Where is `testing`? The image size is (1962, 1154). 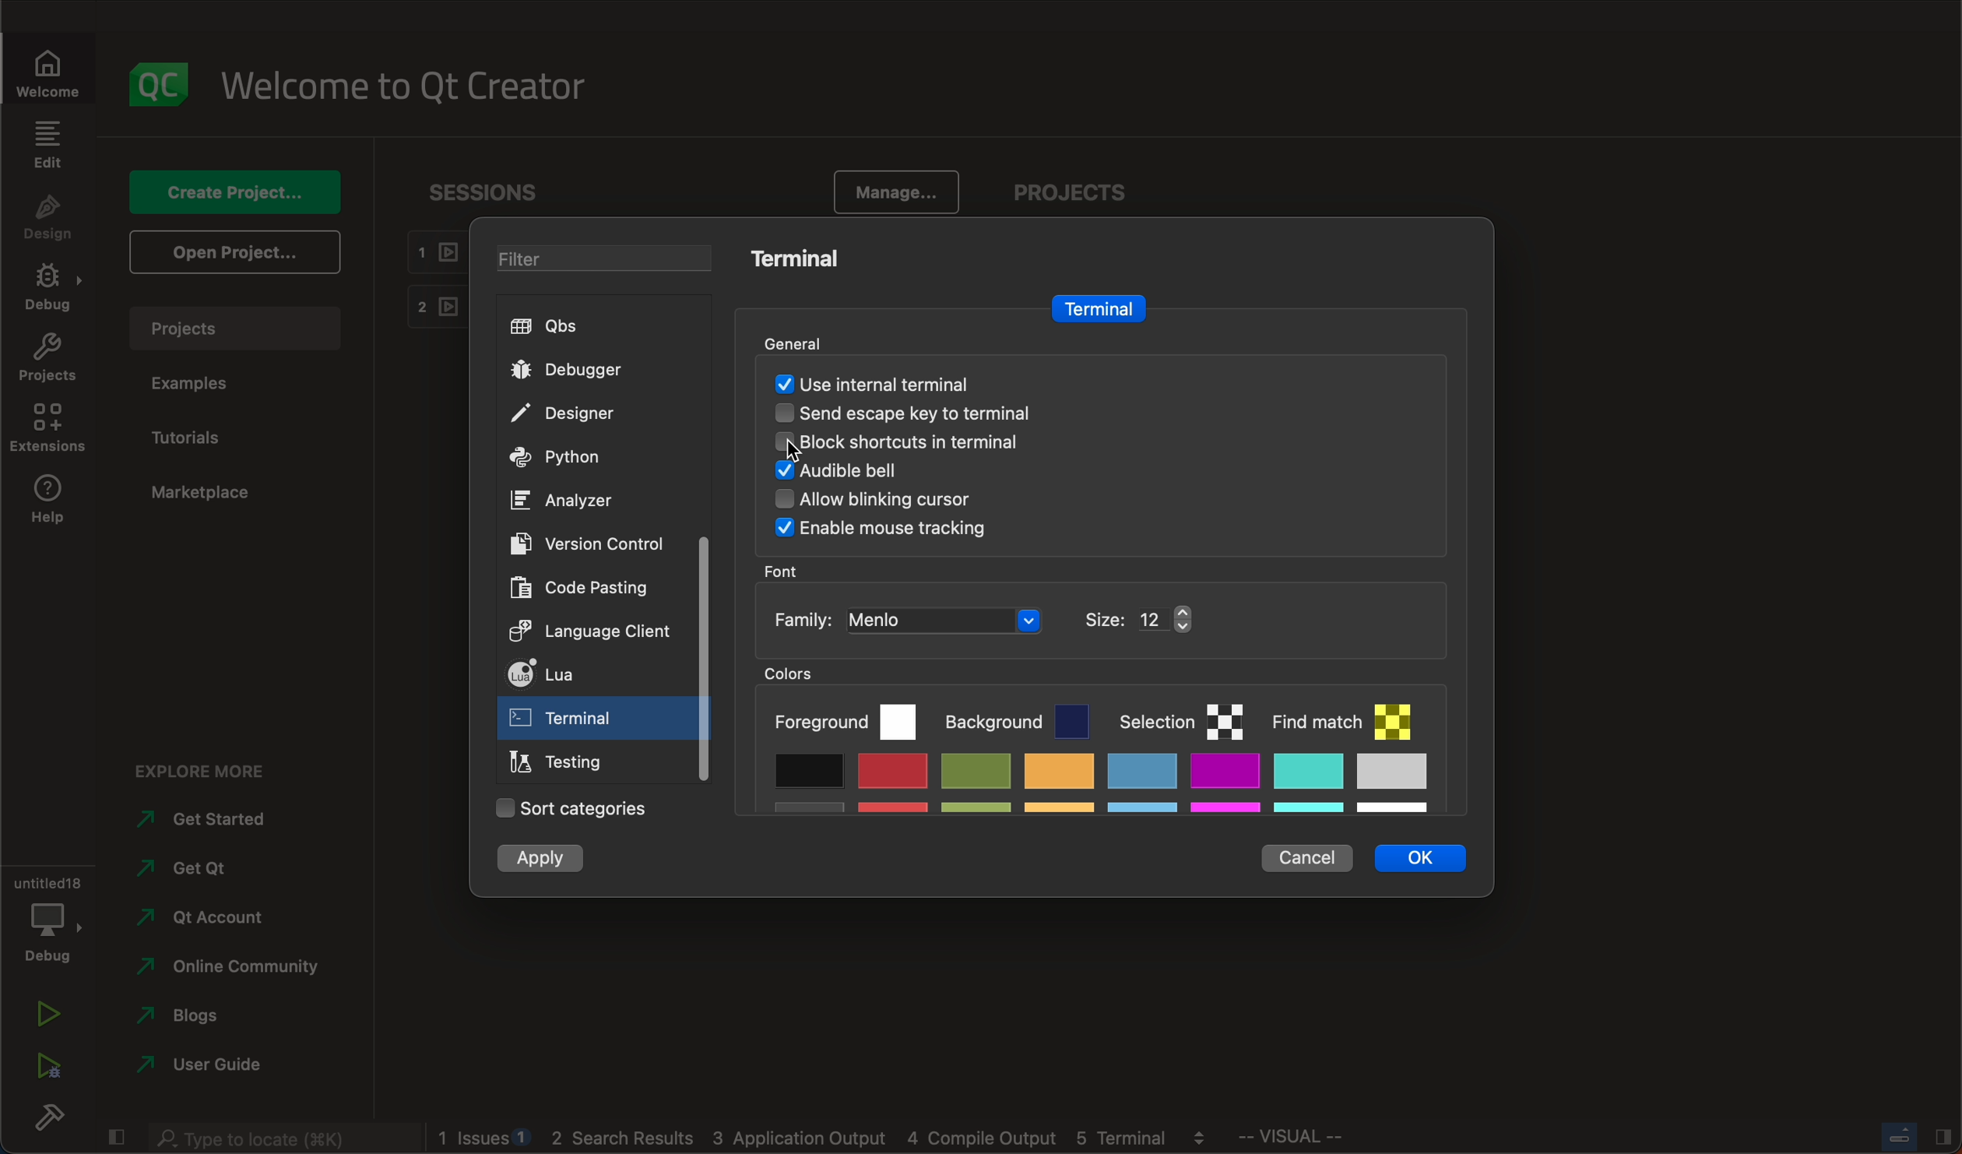
testing is located at coordinates (564, 762).